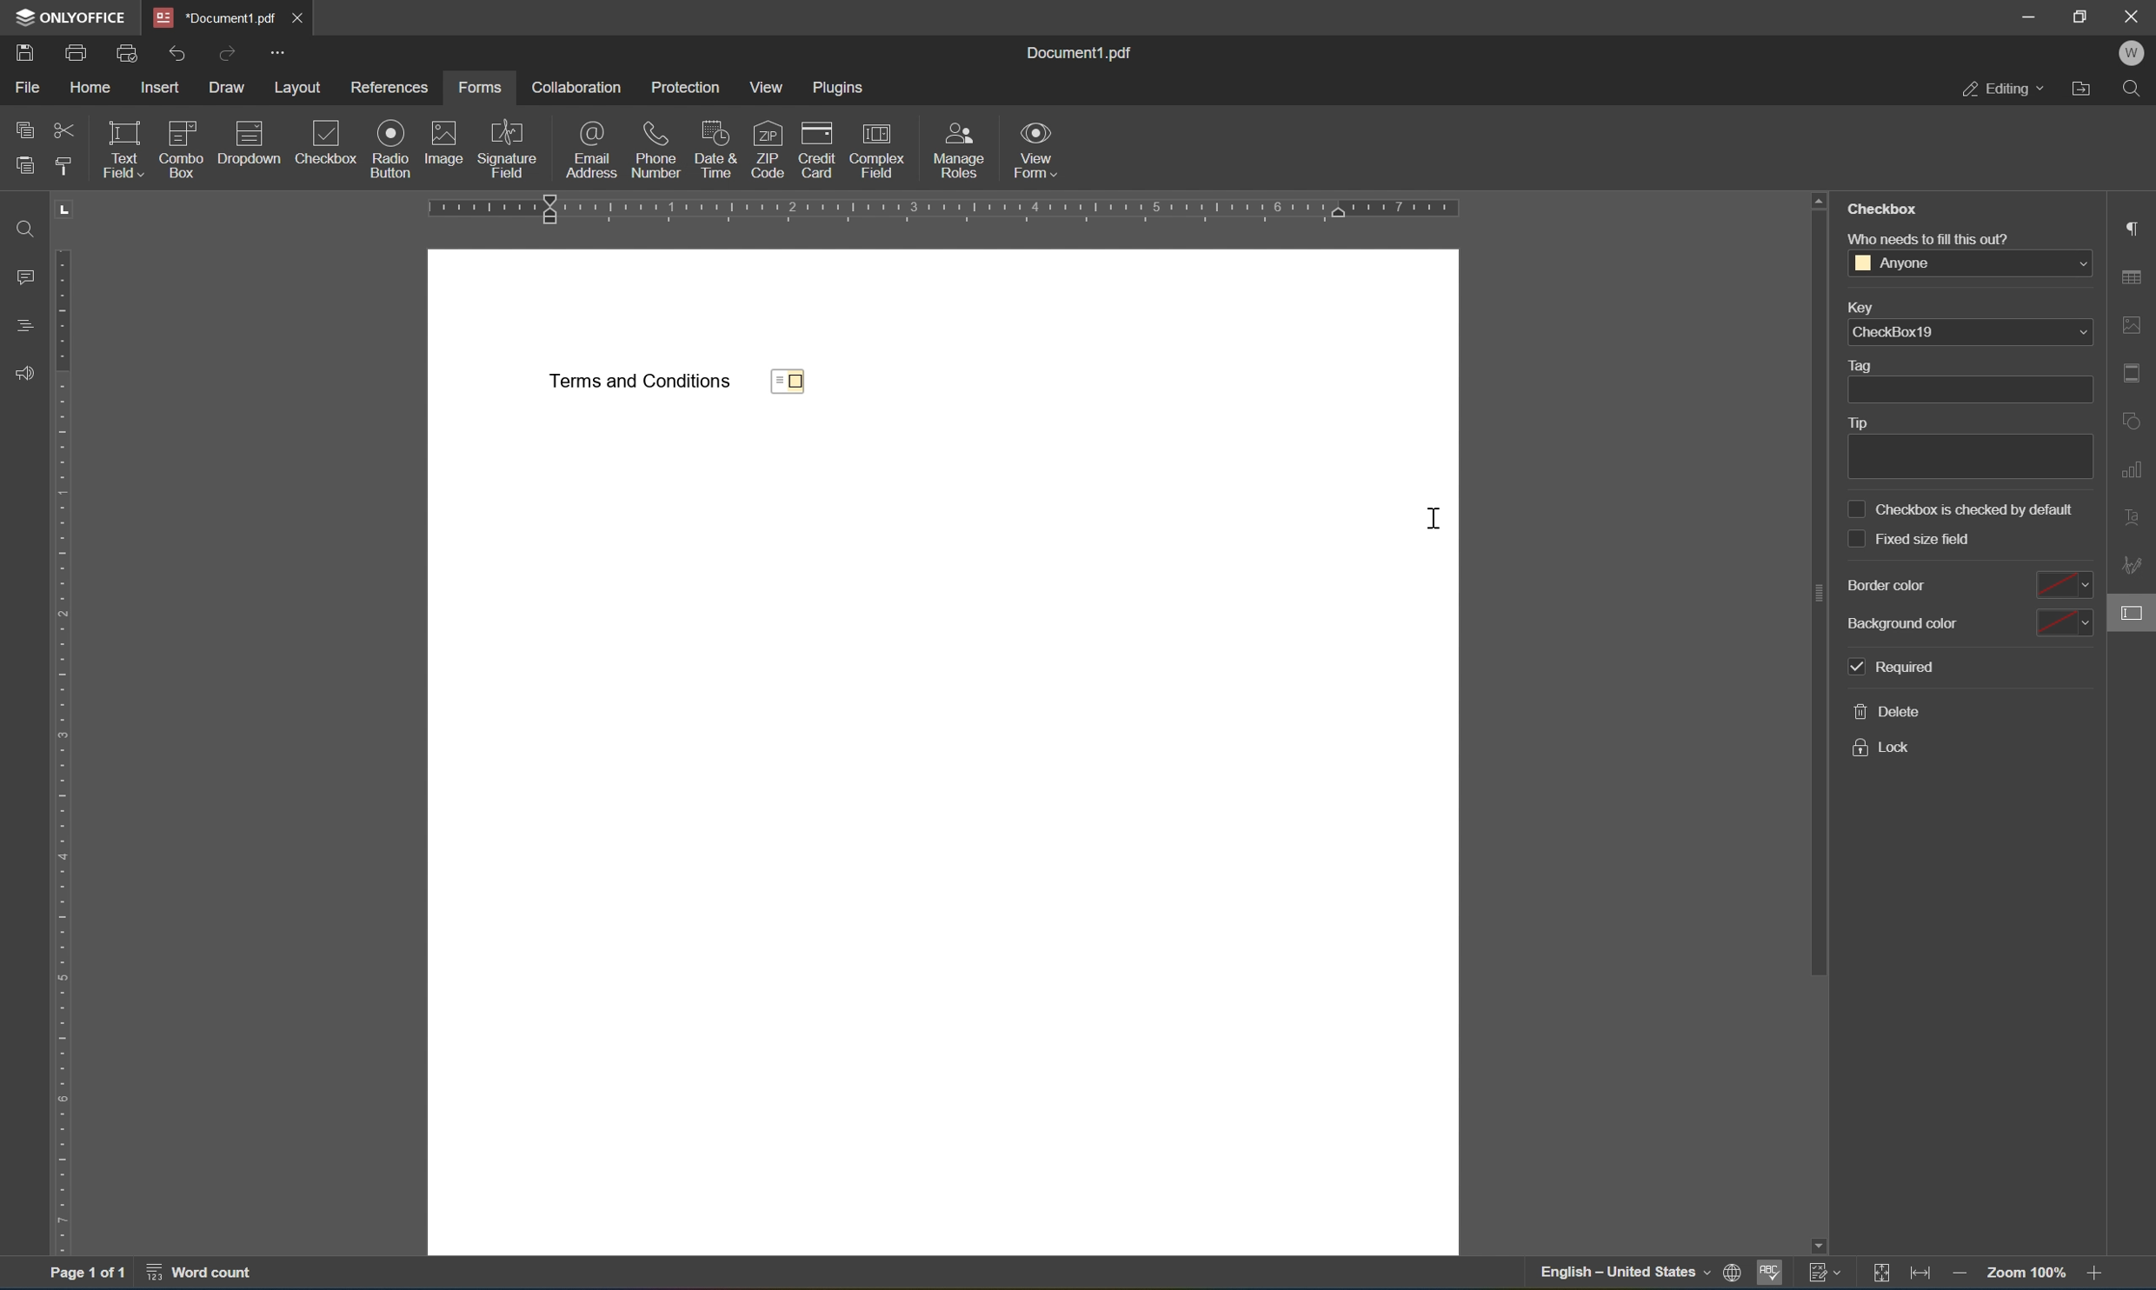 This screenshot has width=2156, height=1290. Describe the element at coordinates (1964, 446) in the screenshot. I see `tip` at that location.